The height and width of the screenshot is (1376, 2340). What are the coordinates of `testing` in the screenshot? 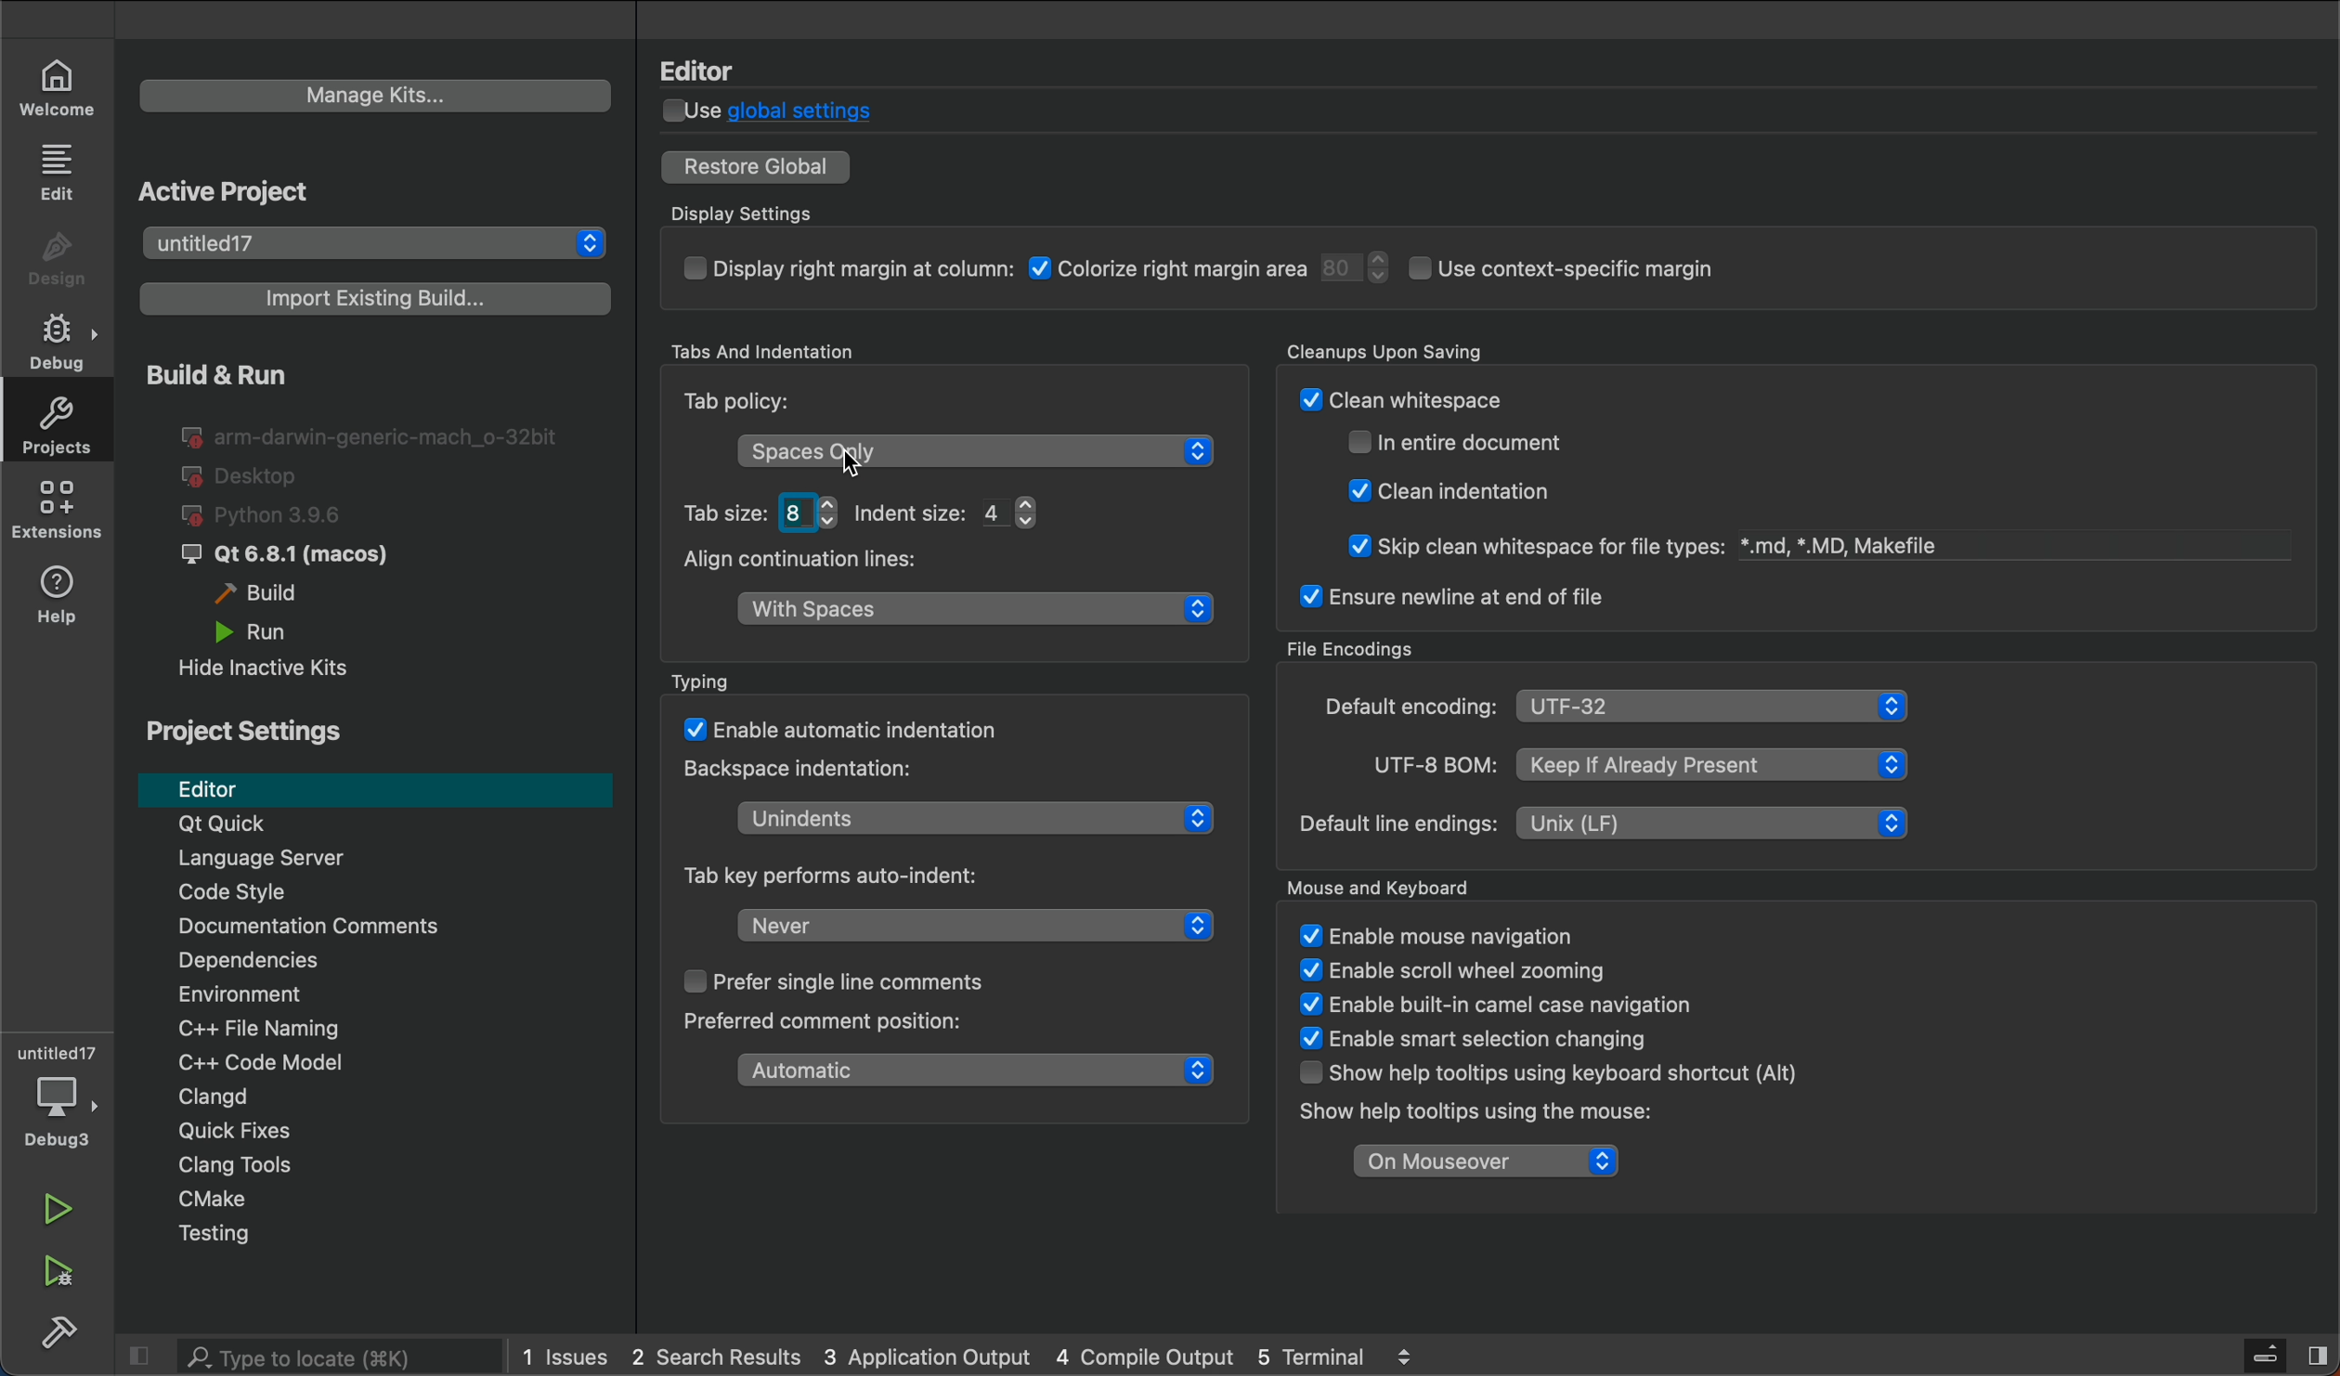 It's located at (379, 1240).